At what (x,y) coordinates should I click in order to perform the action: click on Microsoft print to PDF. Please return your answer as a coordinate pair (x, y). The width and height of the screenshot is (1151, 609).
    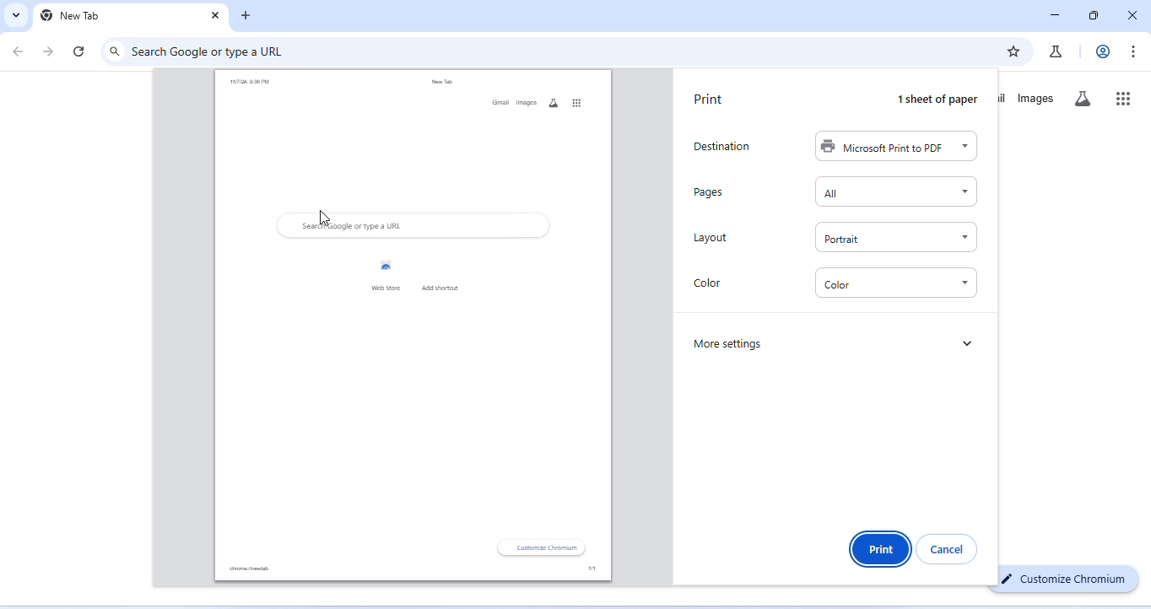
    Looking at the image, I should click on (895, 148).